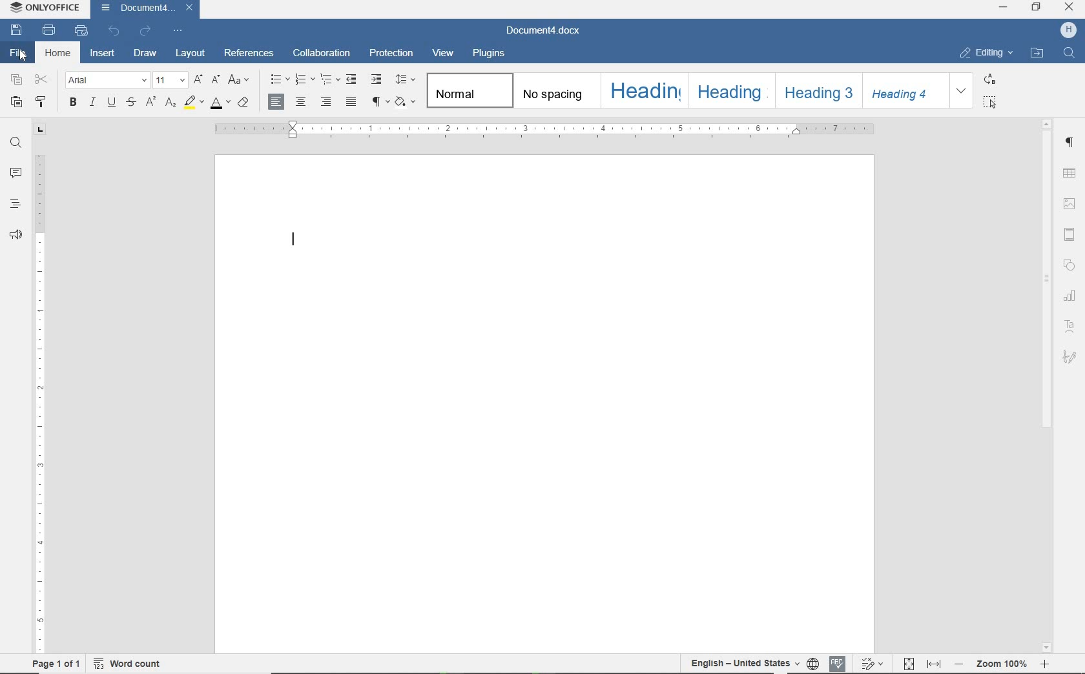 The width and height of the screenshot is (1085, 674). I want to click on font color, so click(222, 103).